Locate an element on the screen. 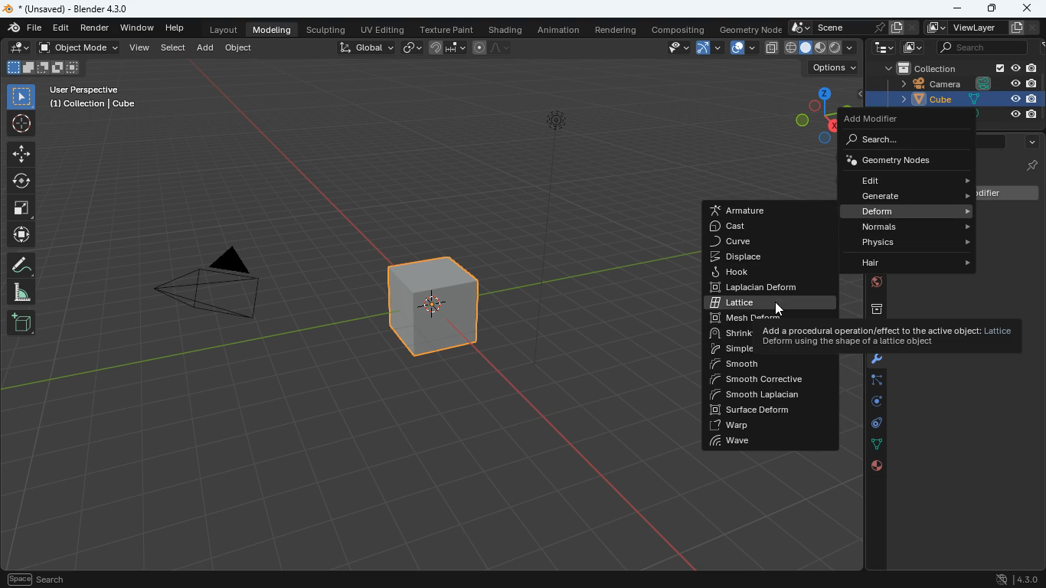  compositing is located at coordinates (682, 28).